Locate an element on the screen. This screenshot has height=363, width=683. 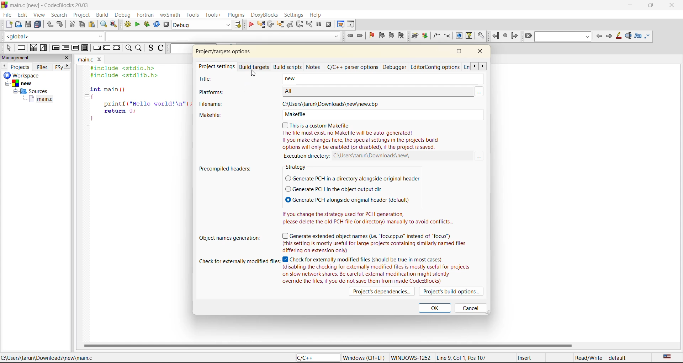
build and run is located at coordinates (147, 24).